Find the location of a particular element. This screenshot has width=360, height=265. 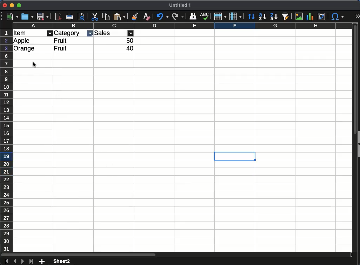

first sheet is located at coordinates (6, 261).